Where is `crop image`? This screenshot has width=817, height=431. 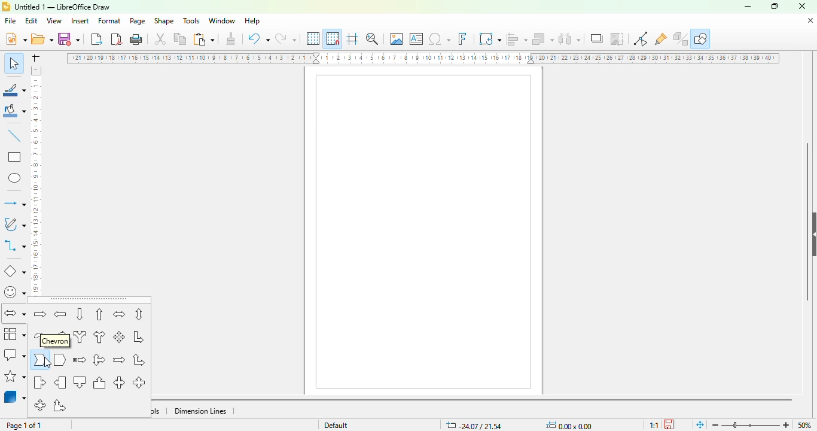
crop image is located at coordinates (617, 38).